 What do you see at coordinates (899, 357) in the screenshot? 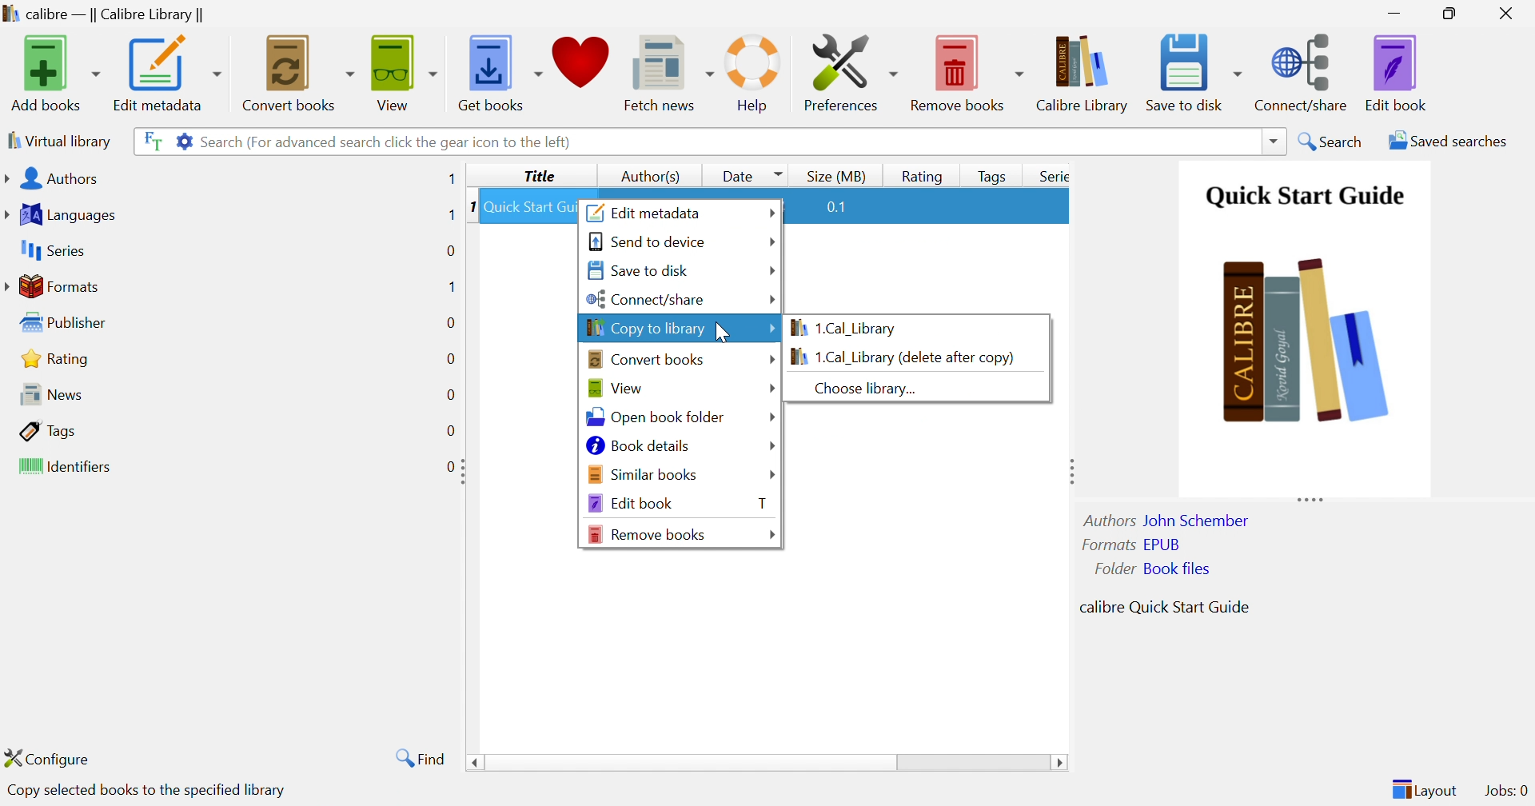
I see `1. Cal_Library (delete after copy)` at bounding box center [899, 357].